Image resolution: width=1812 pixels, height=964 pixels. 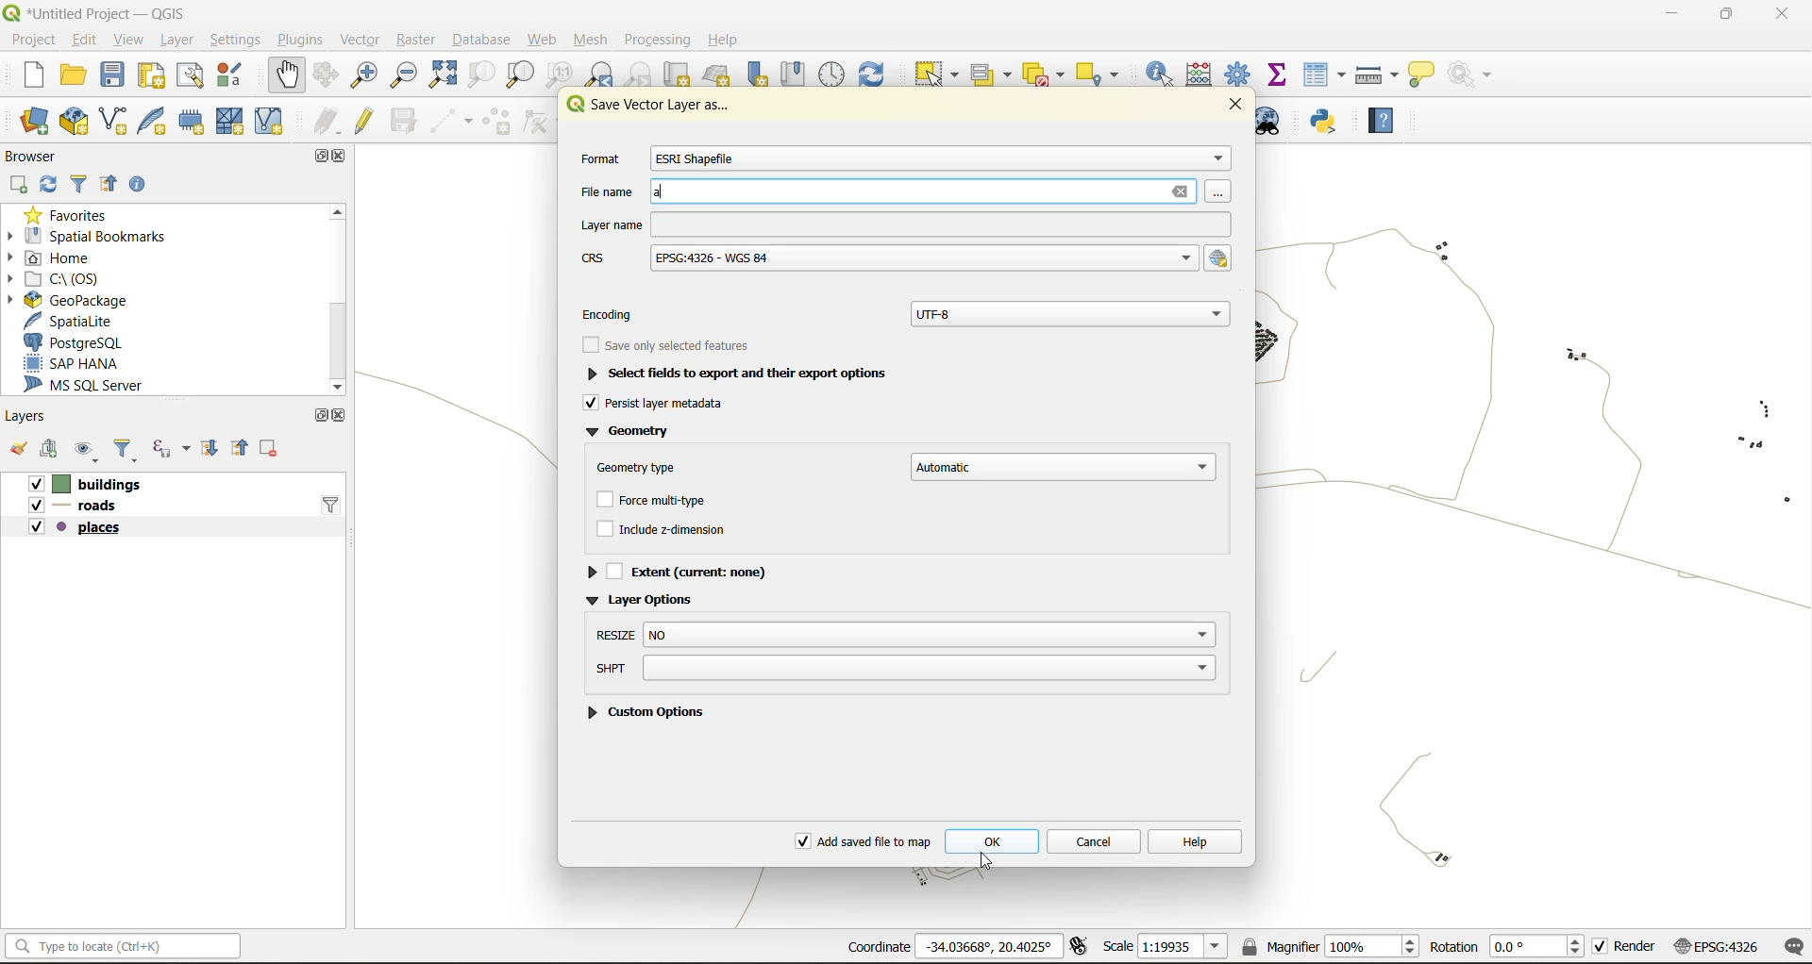 I want to click on raster, so click(x=418, y=42).